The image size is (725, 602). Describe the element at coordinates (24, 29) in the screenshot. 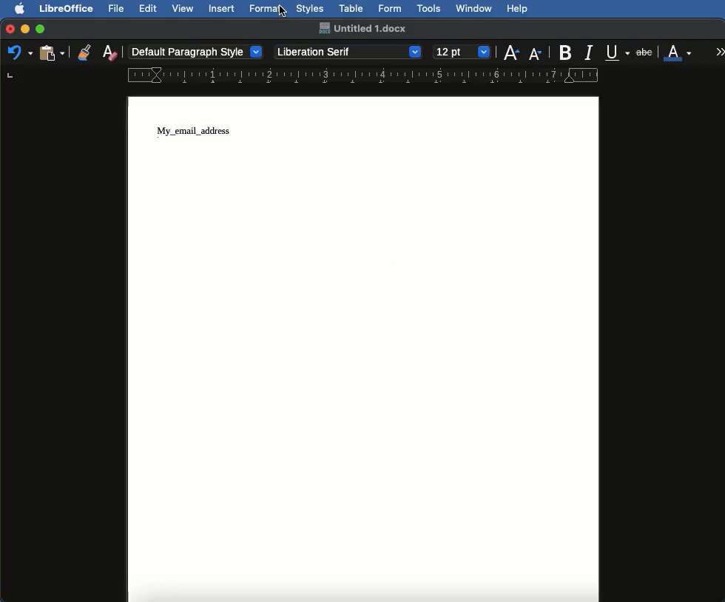

I see `Minimize` at that location.